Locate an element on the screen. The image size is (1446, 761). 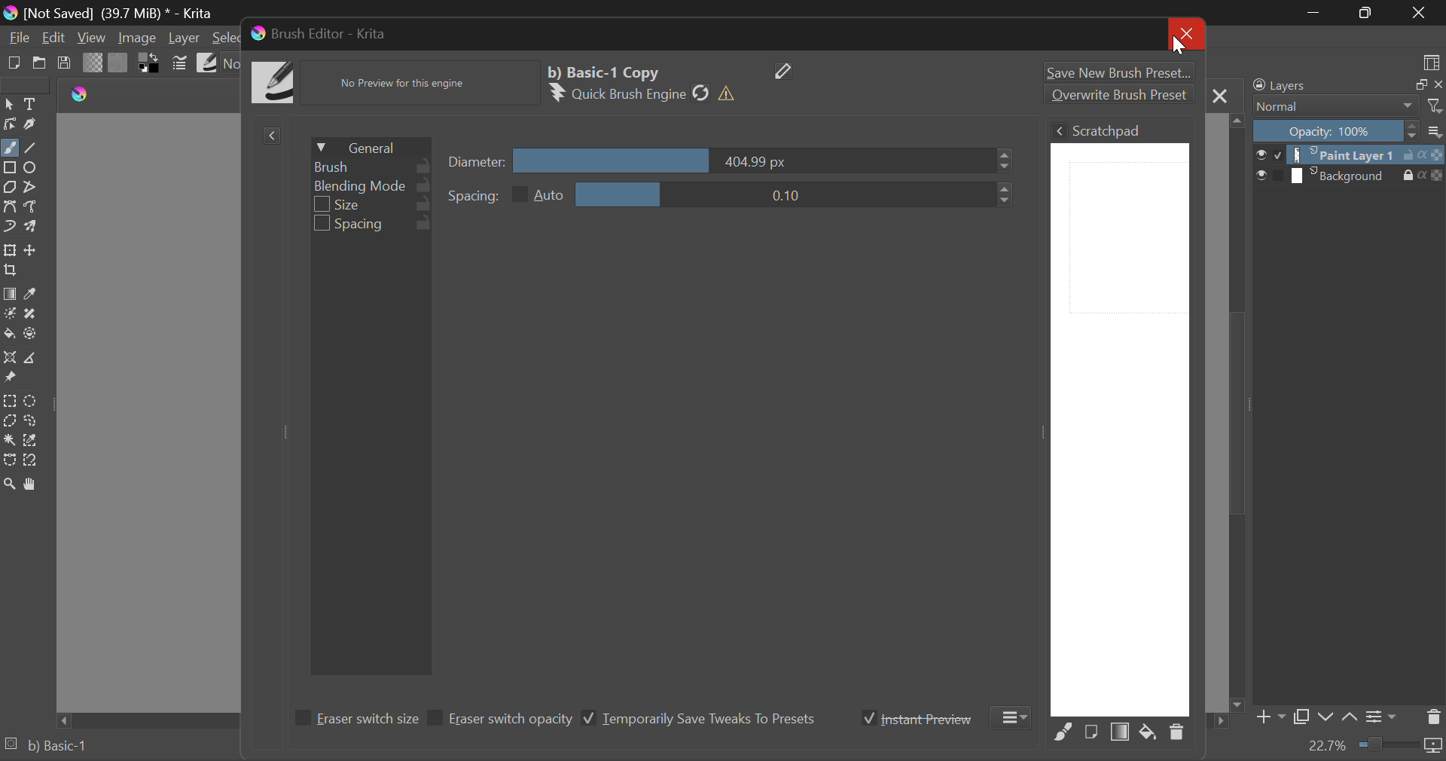
Similar Color Selector is located at coordinates (30, 441).